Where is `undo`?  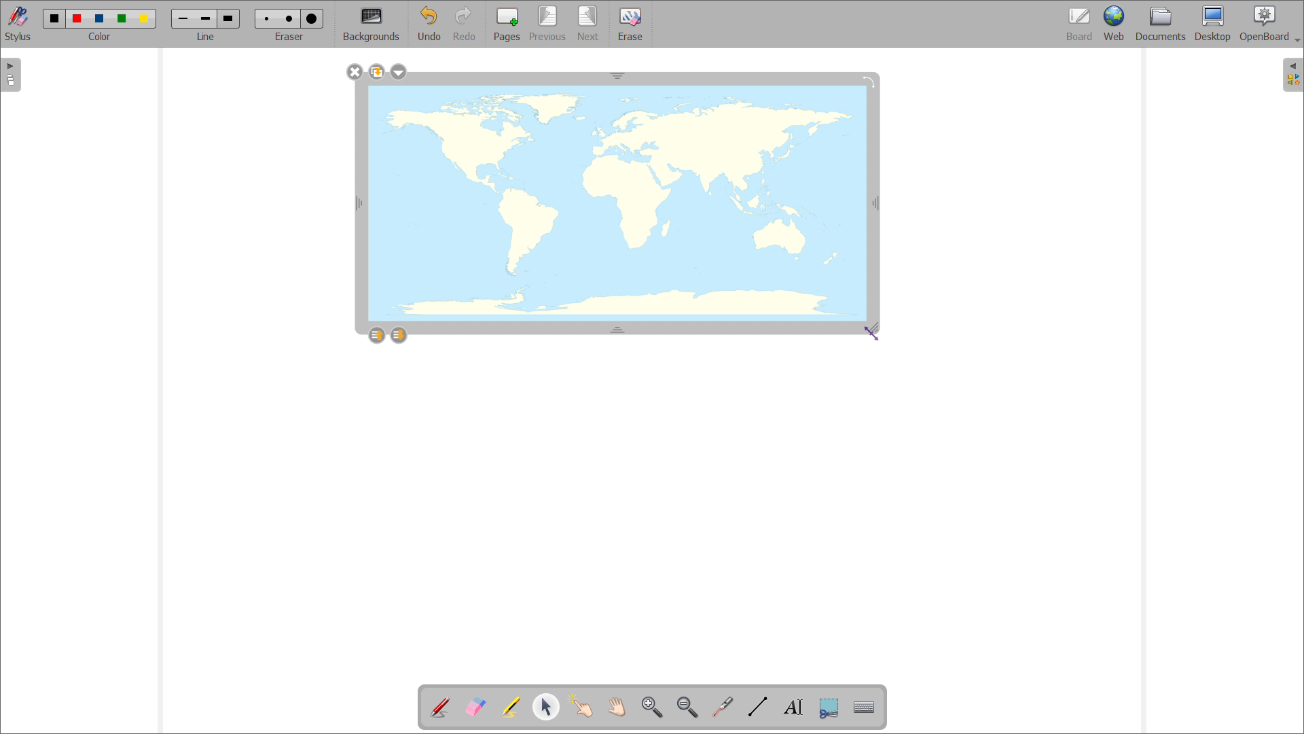
undo is located at coordinates (428, 23).